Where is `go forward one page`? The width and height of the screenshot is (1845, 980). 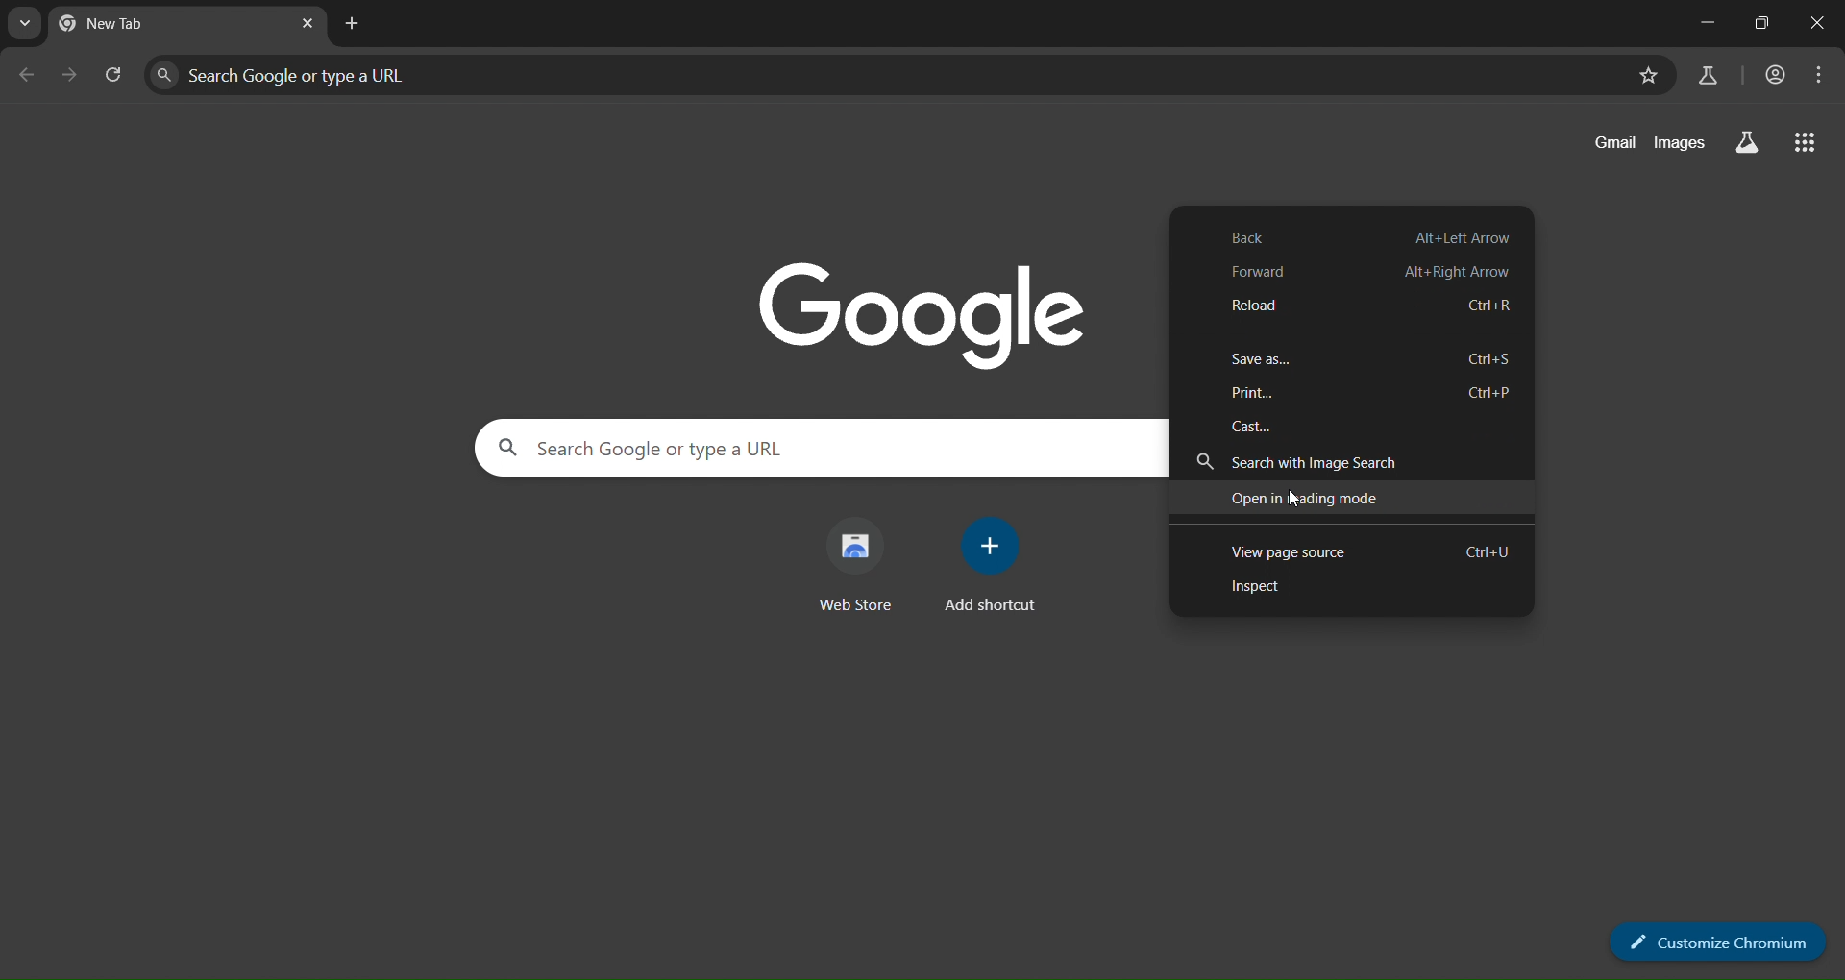
go forward one page is located at coordinates (68, 73).